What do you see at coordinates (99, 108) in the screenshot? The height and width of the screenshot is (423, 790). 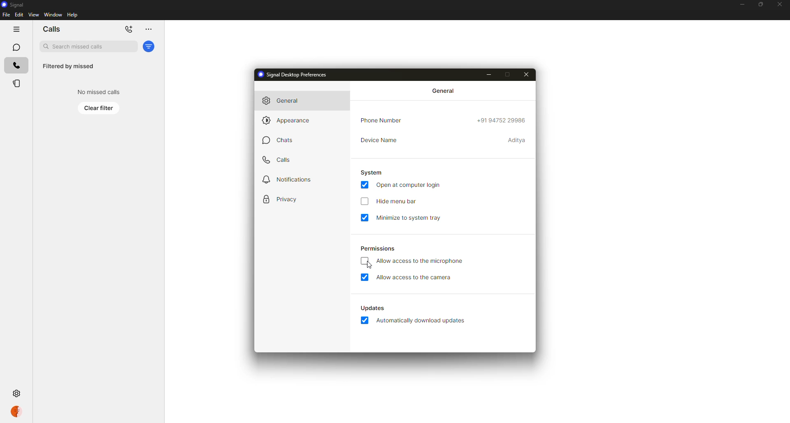 I see `clear filter` at bounding box center [99, 108].